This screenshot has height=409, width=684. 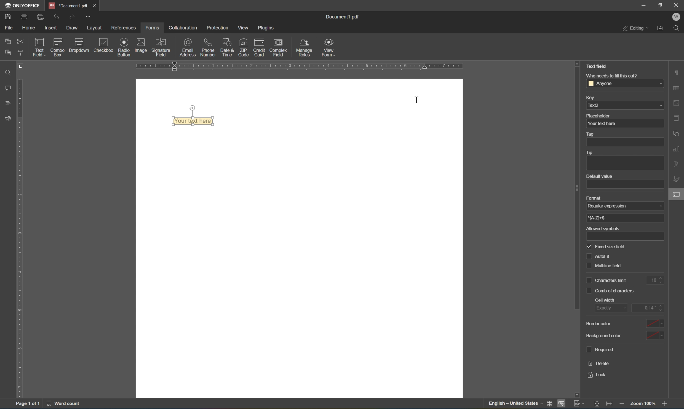 I want to click on close, so click(x=93, y=5).